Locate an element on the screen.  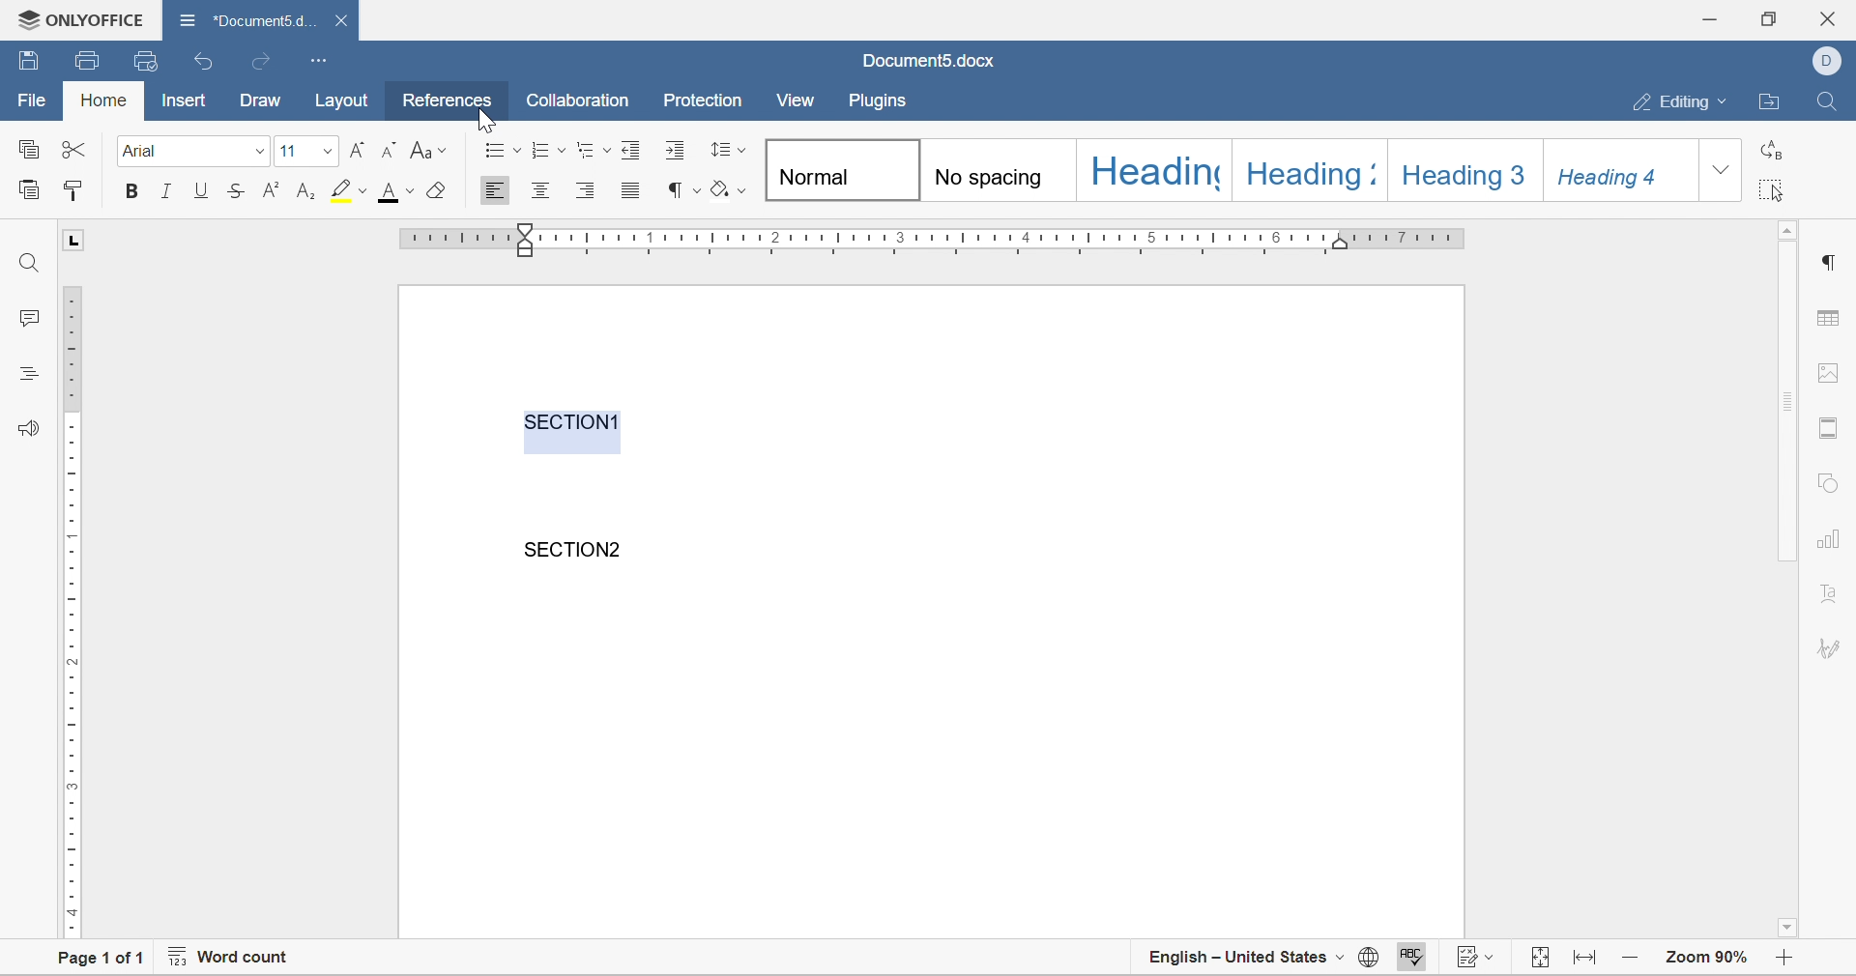
close is located at coordinates (345, 20).